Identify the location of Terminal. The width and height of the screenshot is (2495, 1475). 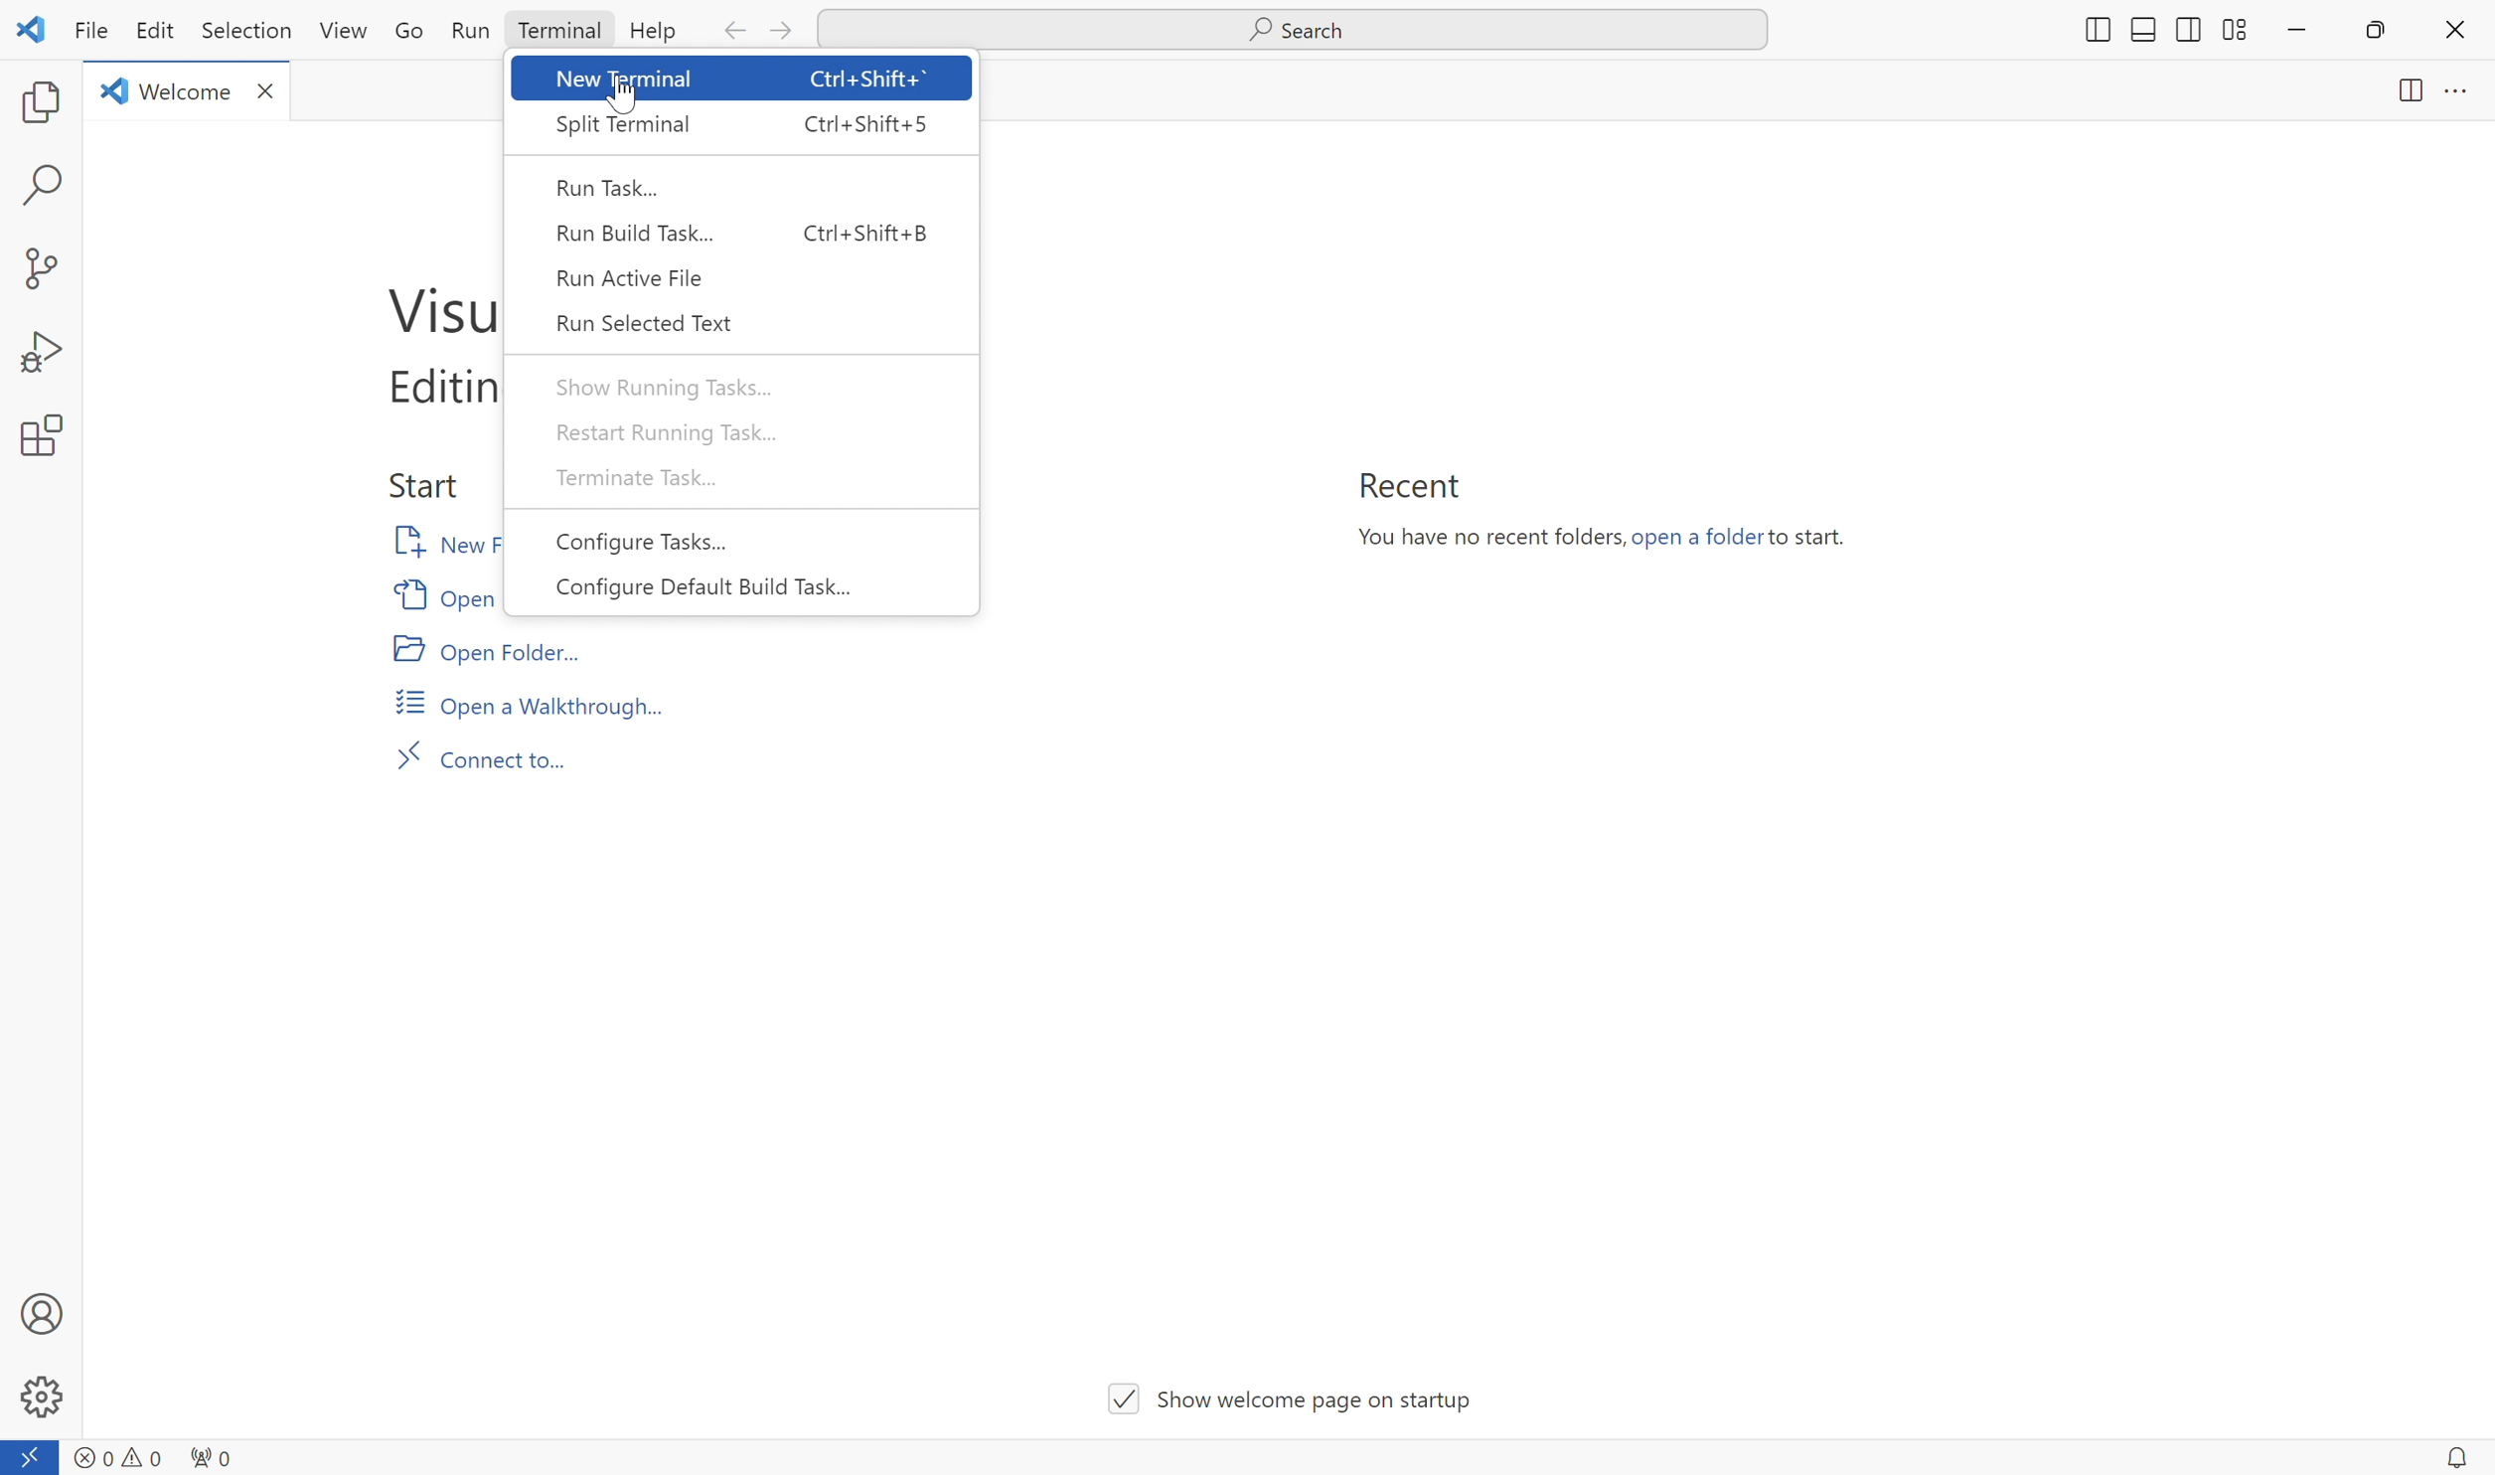
(556, 31).